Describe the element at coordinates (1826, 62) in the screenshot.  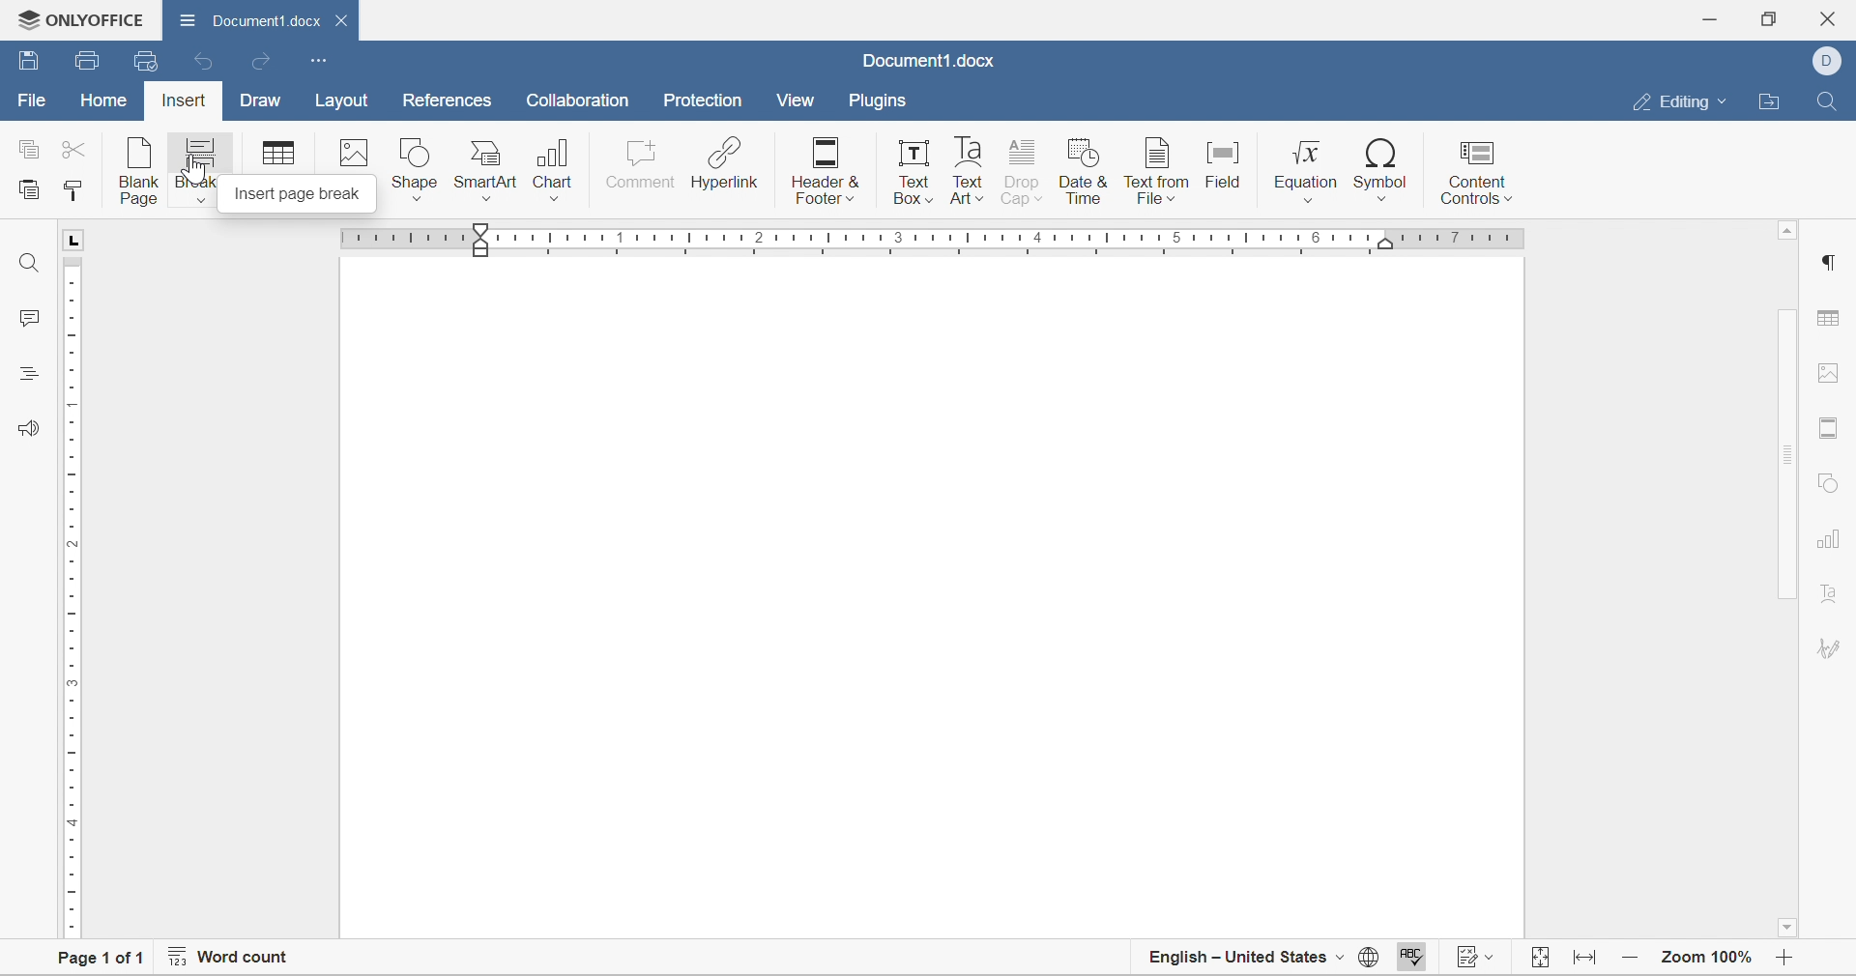
I see `D` at that location.